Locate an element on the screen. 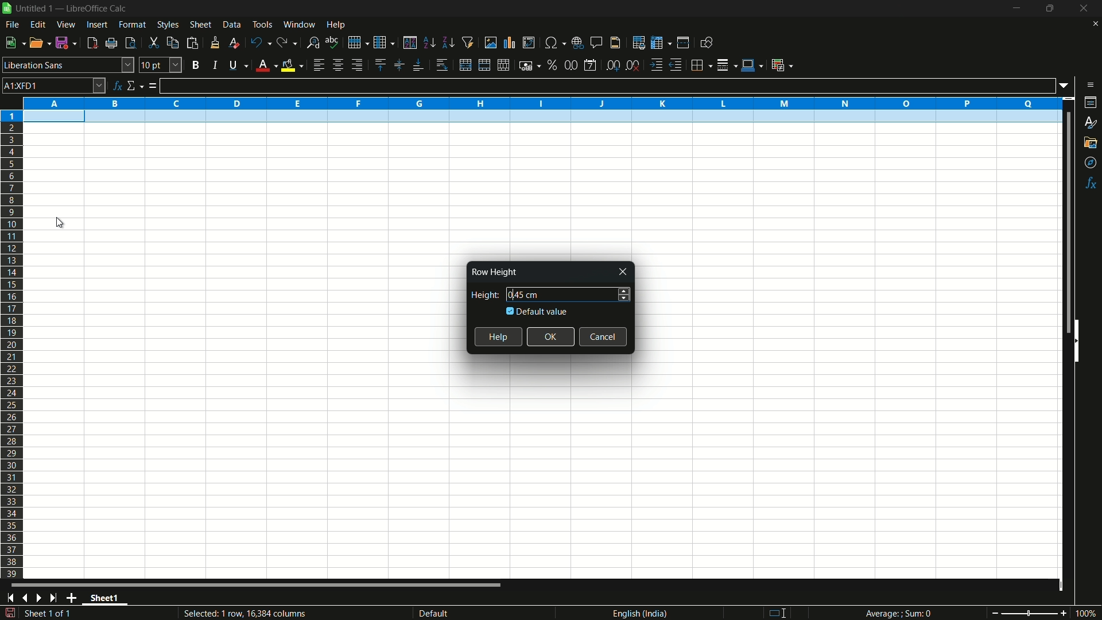  selected row is located at coordinates (536, 117).